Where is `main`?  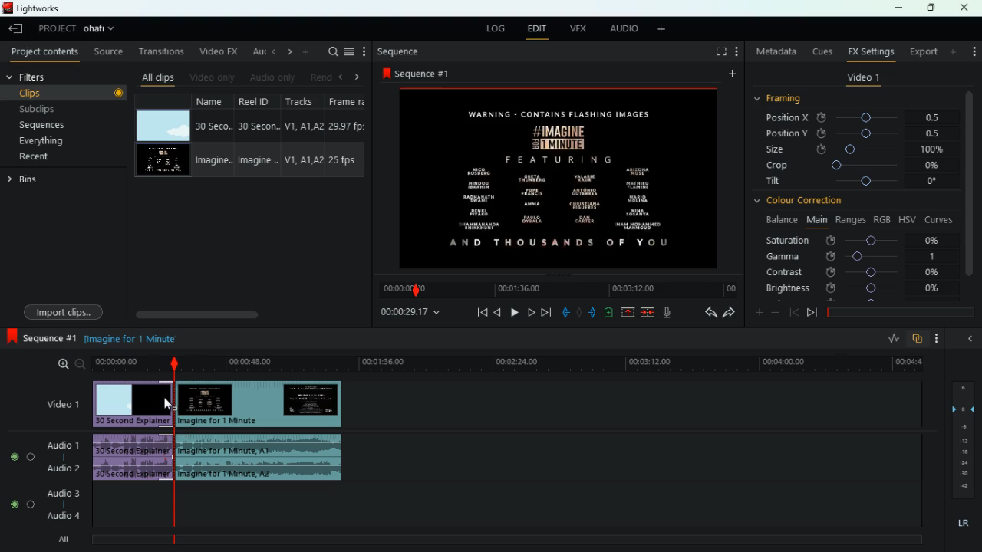 main is located at coordinates (816, 219).